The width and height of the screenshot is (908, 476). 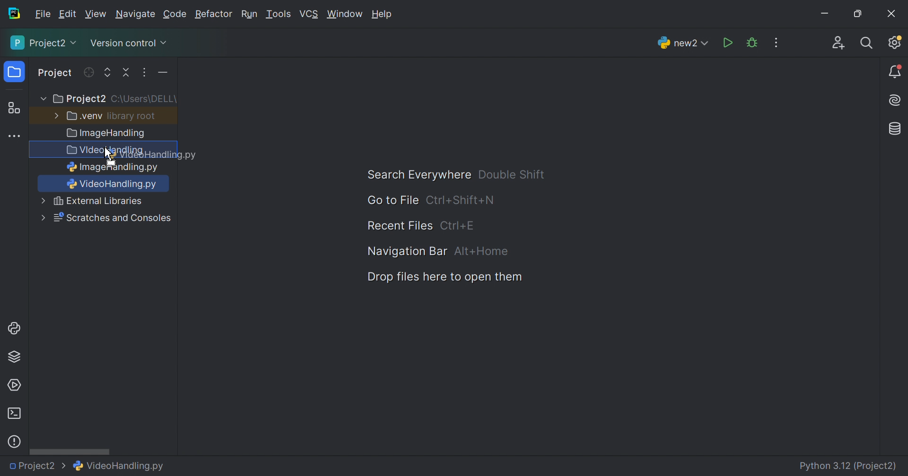 What do you see at coordinates (838, 44) in the screenshot?
I see `Code with me` at bounding box center [838, 44].